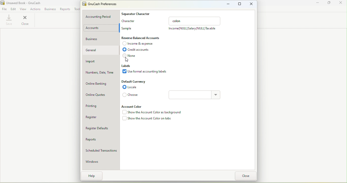 The height and width of the screenshot is (183, 347). I want to click on colon, so click(195, 21).